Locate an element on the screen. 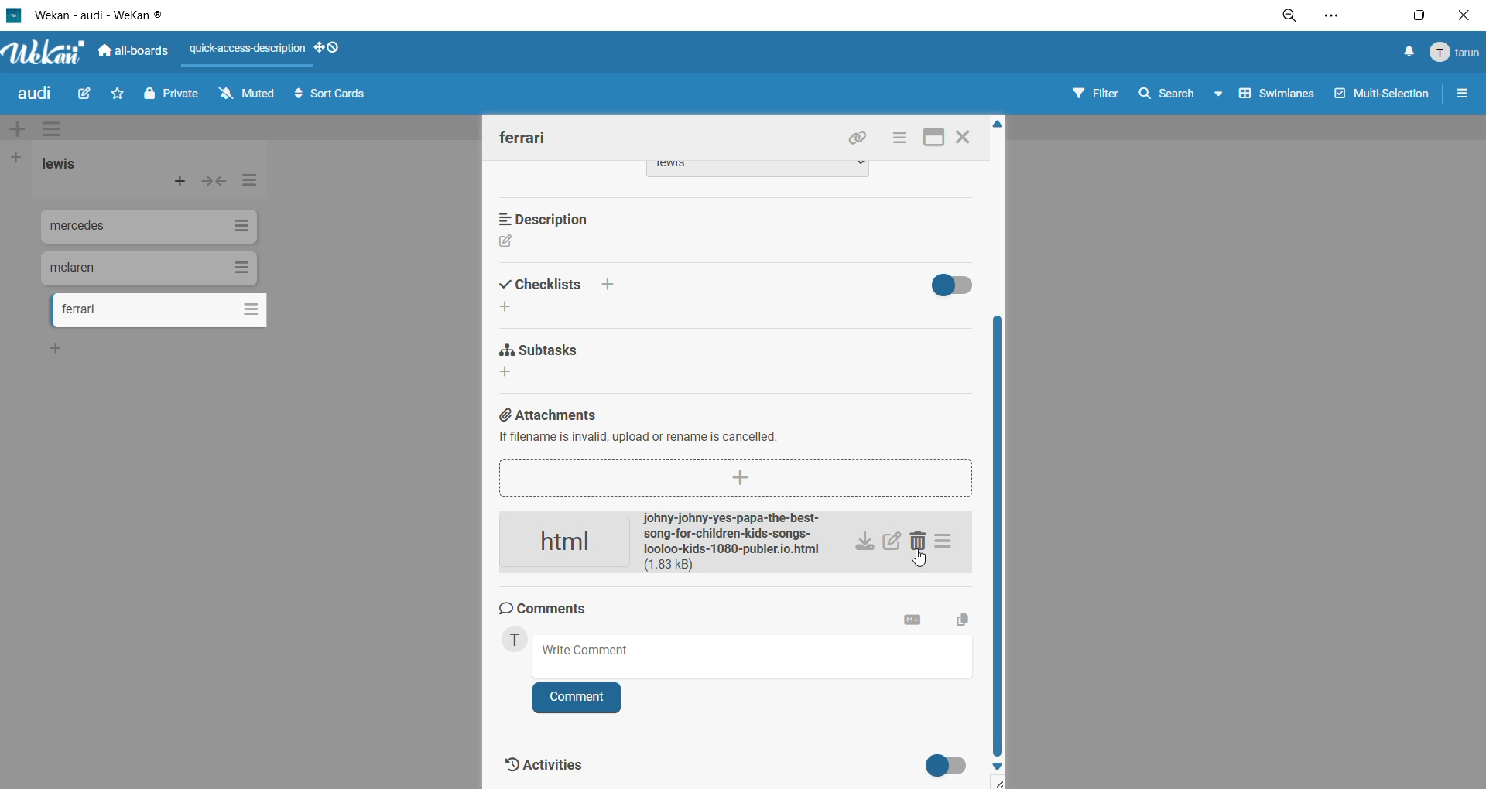 The height and width of the screenshot is (789, 1486). muted is located at coordinates (247, 93).